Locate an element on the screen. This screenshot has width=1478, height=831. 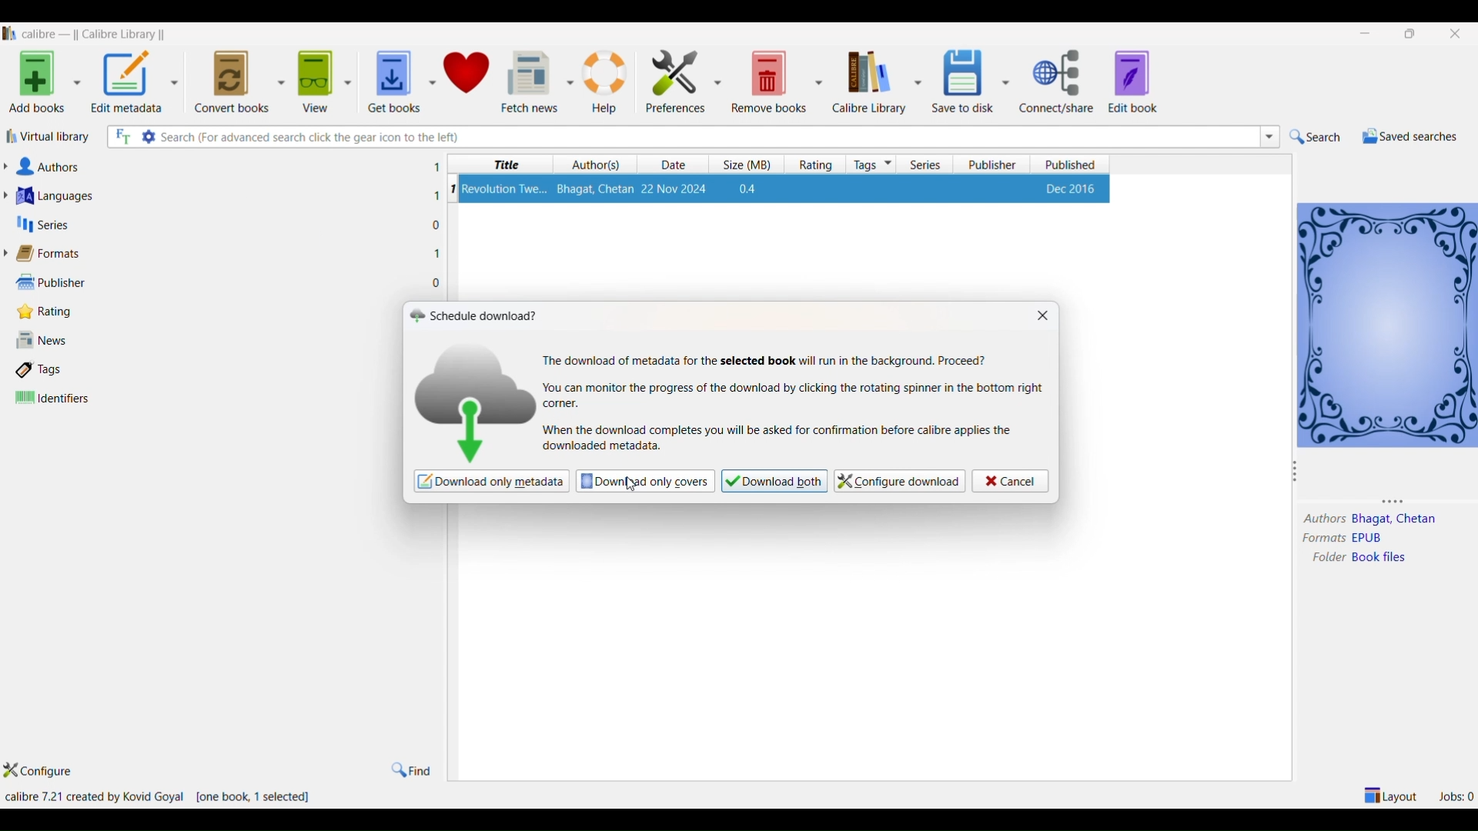
logo is located at coordinates (416, 315).